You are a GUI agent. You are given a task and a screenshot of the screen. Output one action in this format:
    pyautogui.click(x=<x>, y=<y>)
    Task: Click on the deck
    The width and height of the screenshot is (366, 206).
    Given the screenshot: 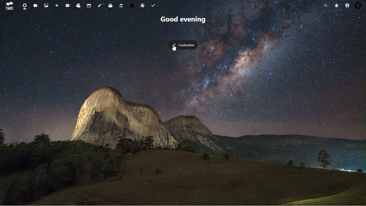 What is the action you would take?
    pyautogui.click(x=110, y=6)
    